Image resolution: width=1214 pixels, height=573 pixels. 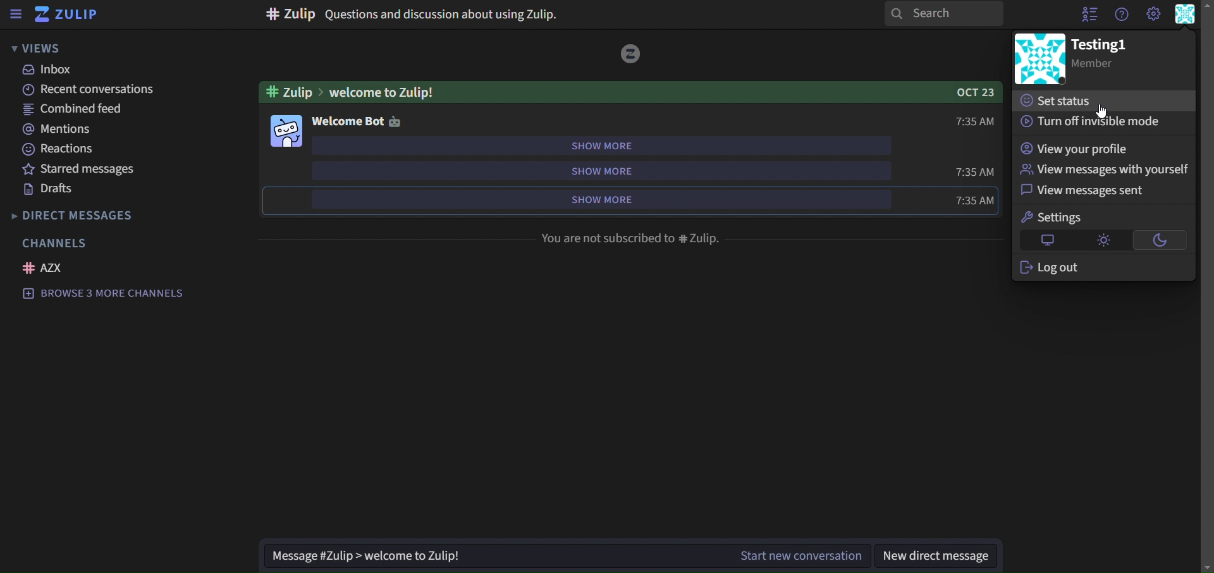 I want to click on 7:35am, so click(x=974, y=169).